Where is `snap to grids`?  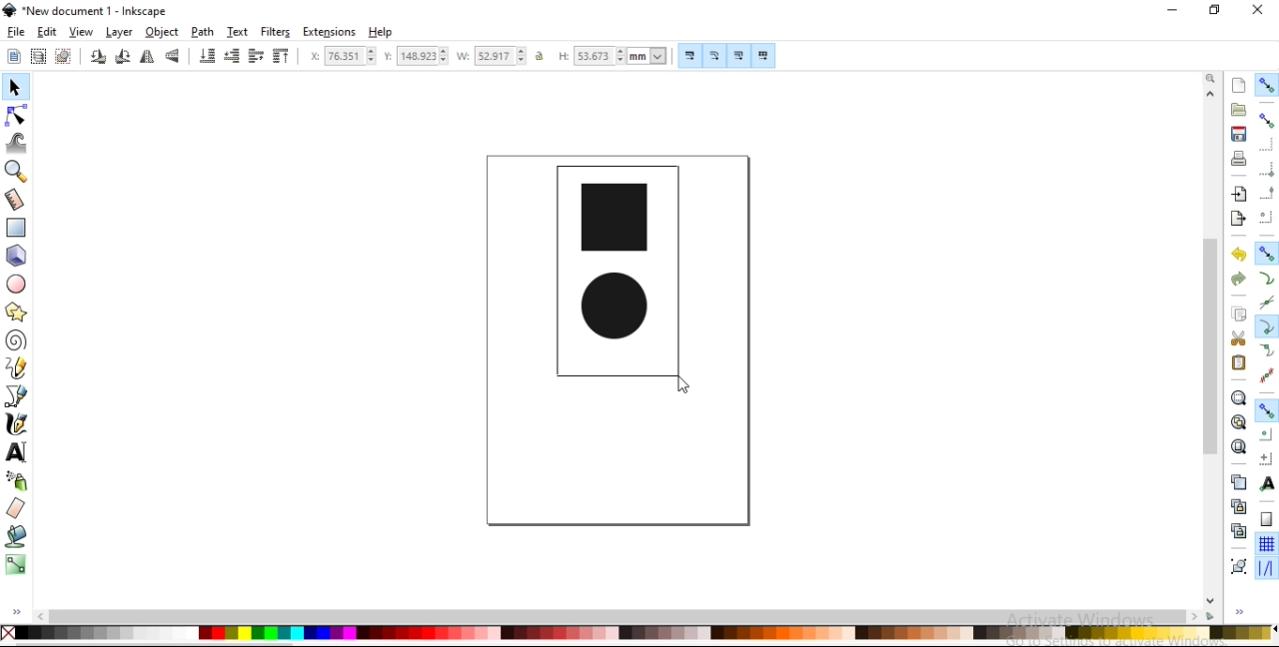
snap to grids is located at coordinates (1266, 543).